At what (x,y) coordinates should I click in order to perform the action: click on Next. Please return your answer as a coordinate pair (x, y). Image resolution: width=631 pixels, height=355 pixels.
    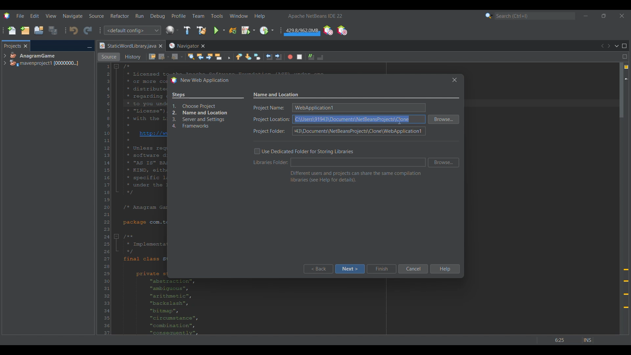
    Looking at the image, I should click on (609, 46).